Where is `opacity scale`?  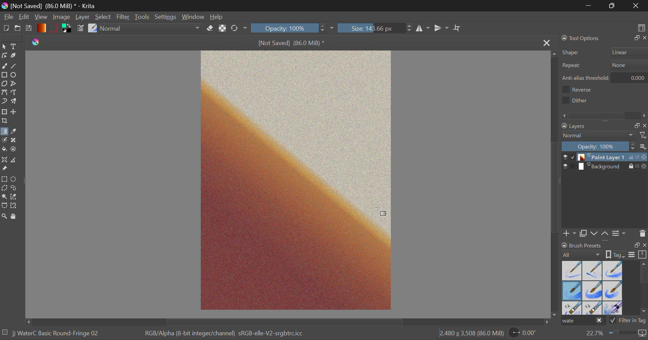 opacity scale is located at coordinates (599, 146).